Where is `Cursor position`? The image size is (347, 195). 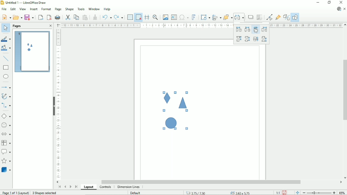
Cursor position is located at coordinates (219, 192).